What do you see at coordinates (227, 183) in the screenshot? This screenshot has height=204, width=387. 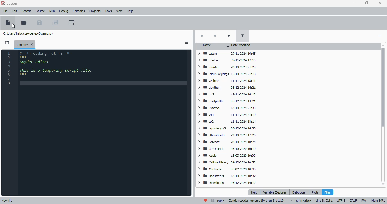 I see `> WM Downloads ~~ 05-12-2024 14:12` at bounding box center [227, 183].